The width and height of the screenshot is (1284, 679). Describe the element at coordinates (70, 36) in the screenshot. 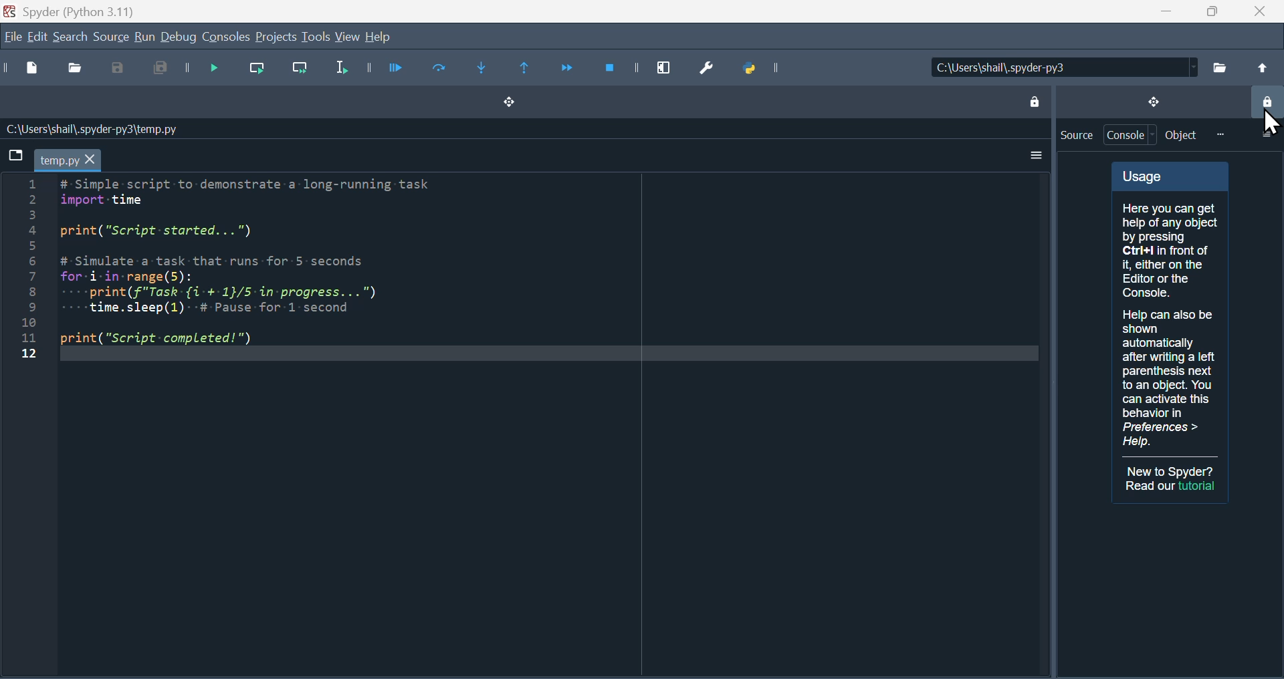

I see `search` at that location.